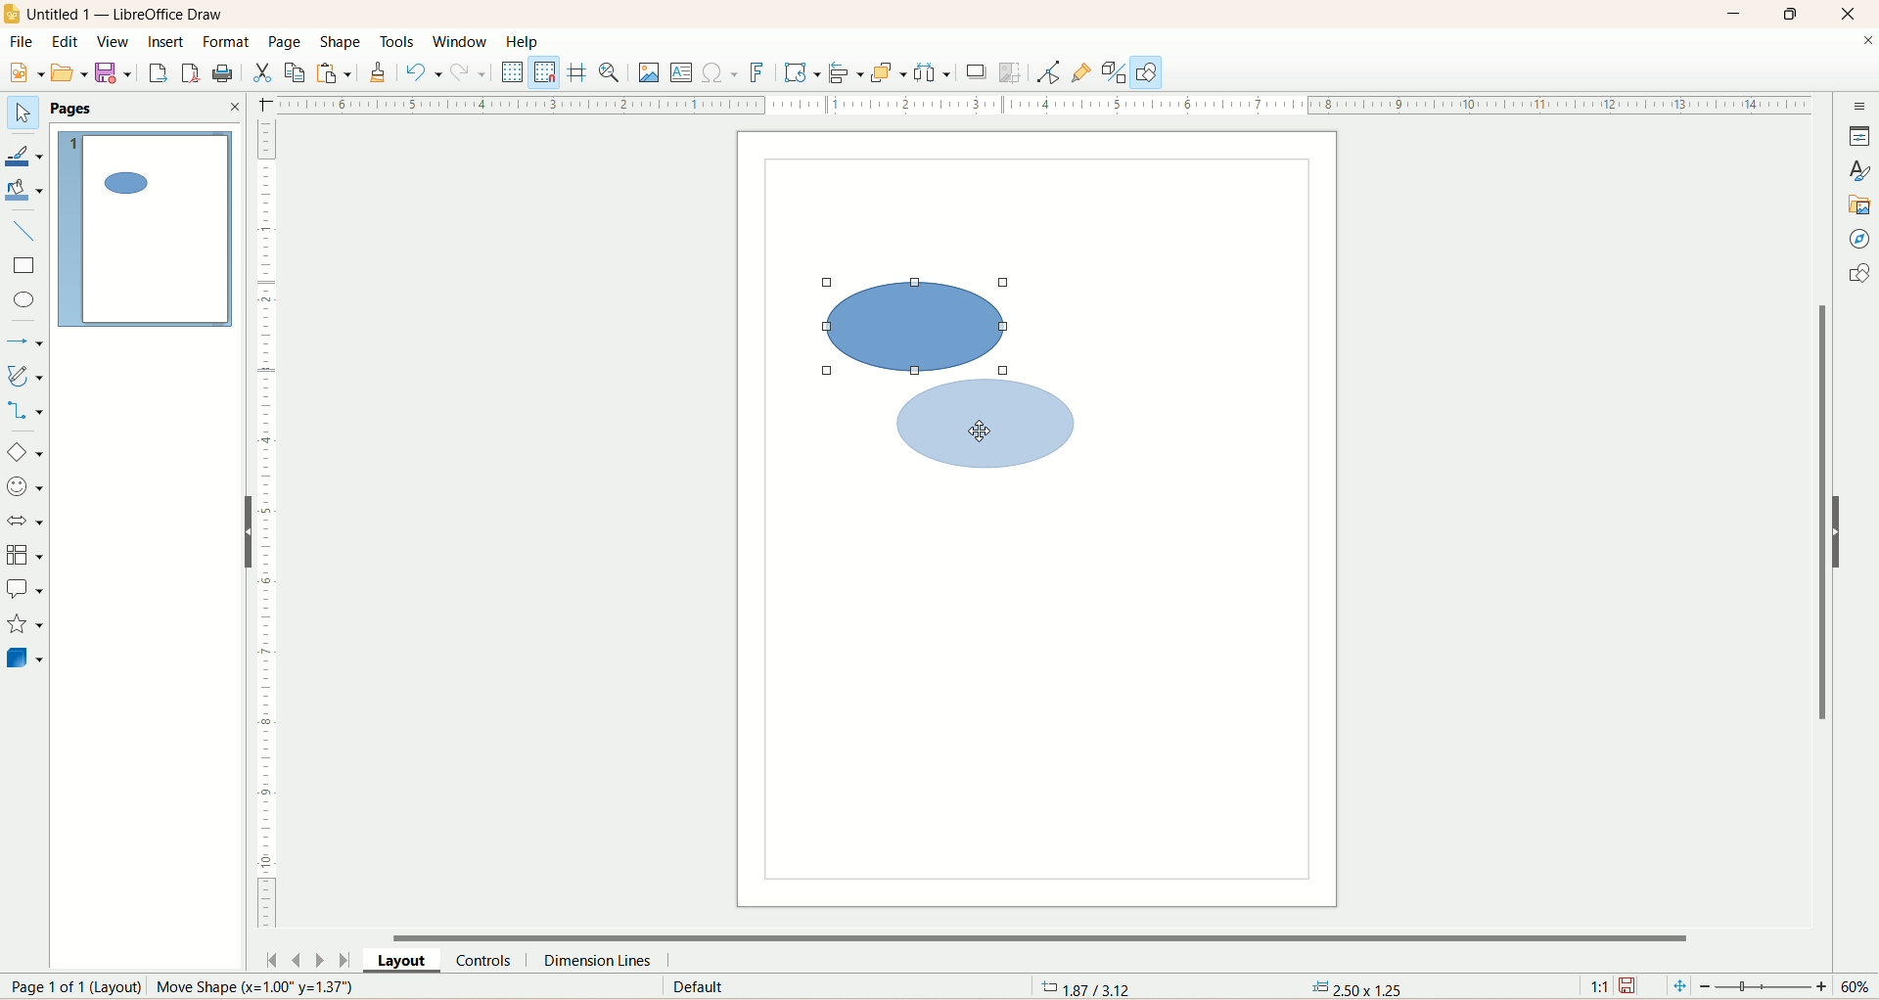 The height and width of the screenshot is (1000, 1879). Describe the element at coordinates (979, 431) in the screenshot. I see `cursor` at that location.